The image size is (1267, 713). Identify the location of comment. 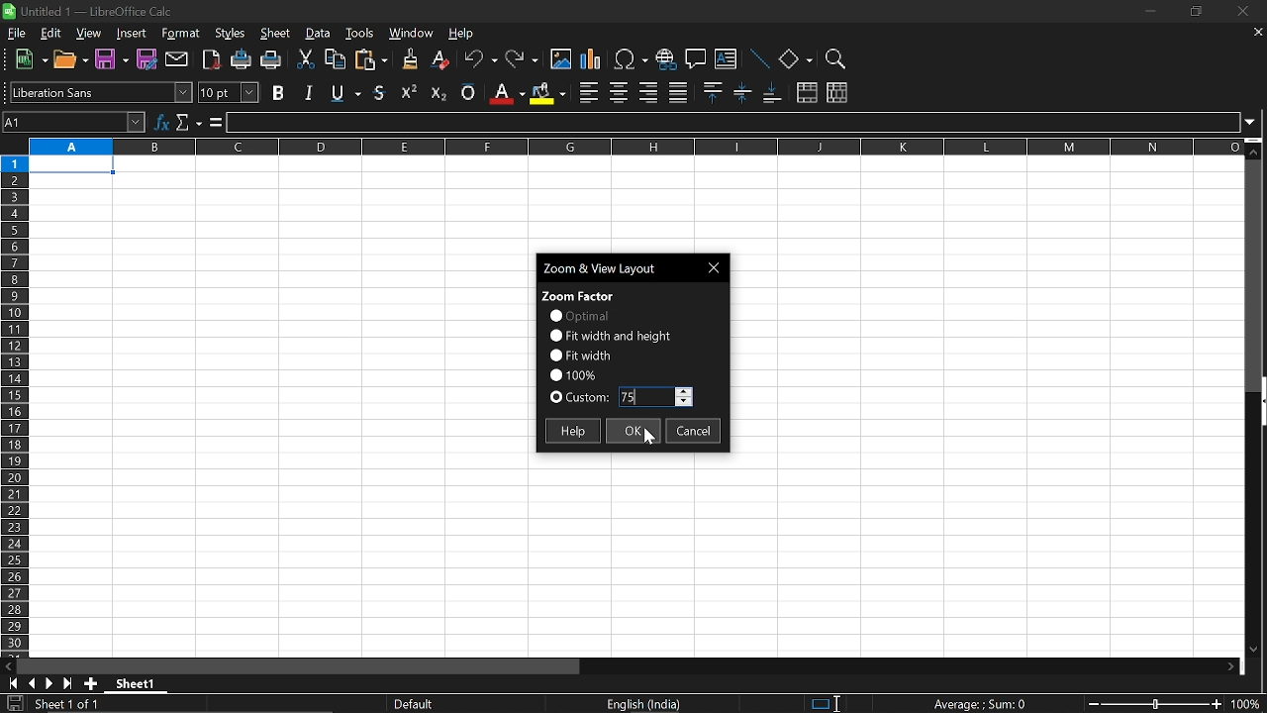
(696, 61).